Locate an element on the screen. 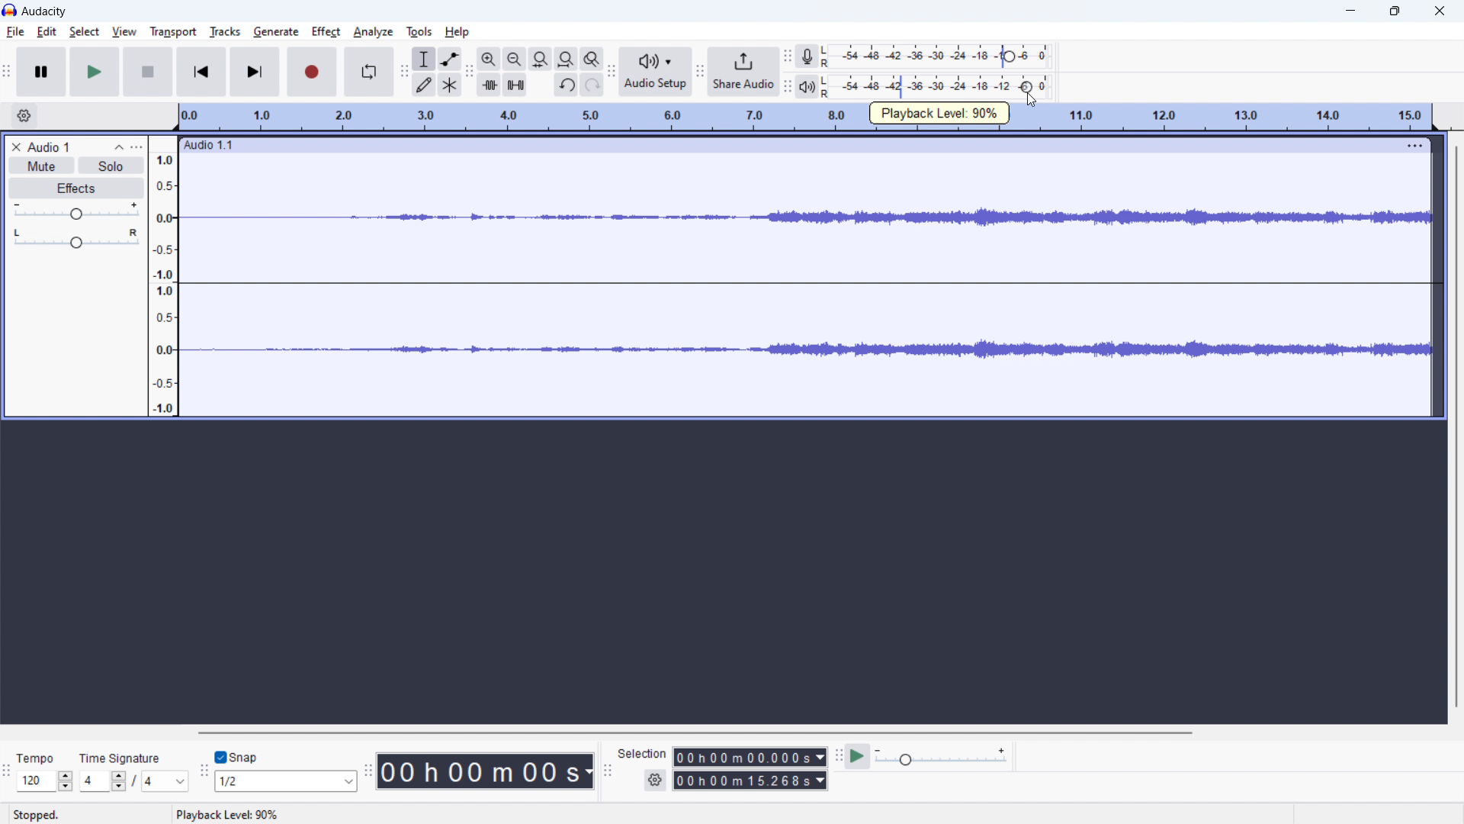  Tempo is located at coordinates (39, 756).